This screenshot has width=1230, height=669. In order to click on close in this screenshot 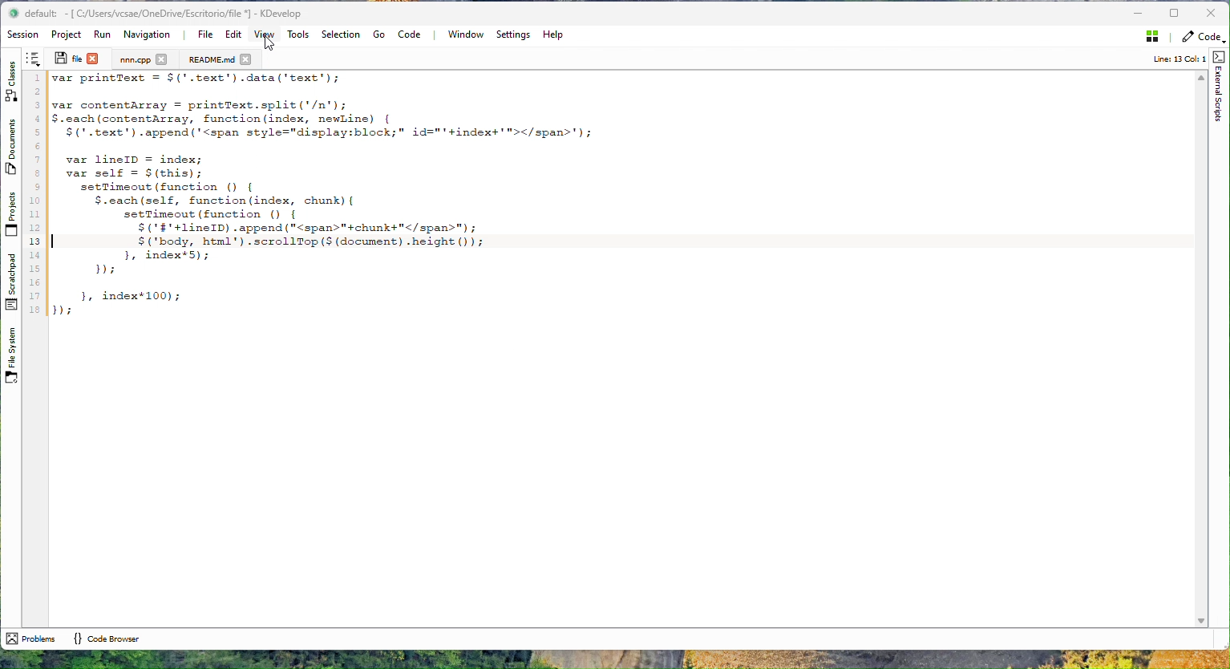, I will do `click(93, 58)`.